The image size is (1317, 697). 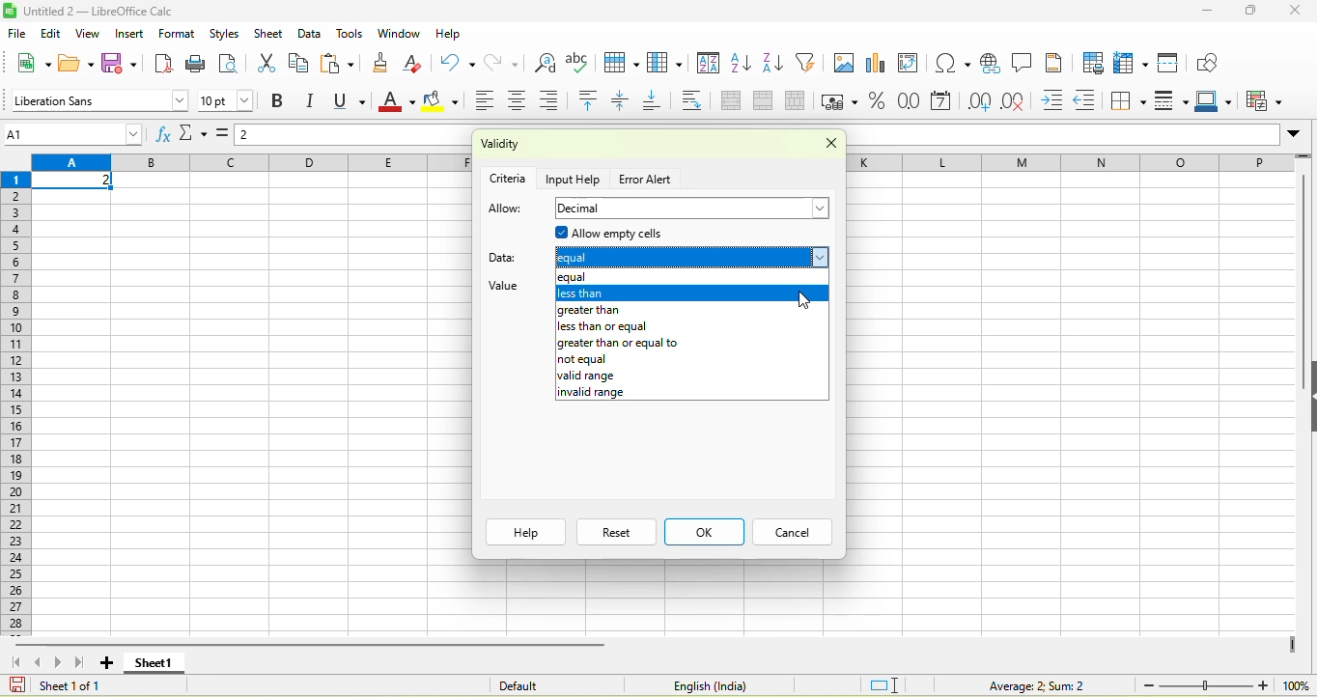 I want to click on undo, so click(x=457, y=62).